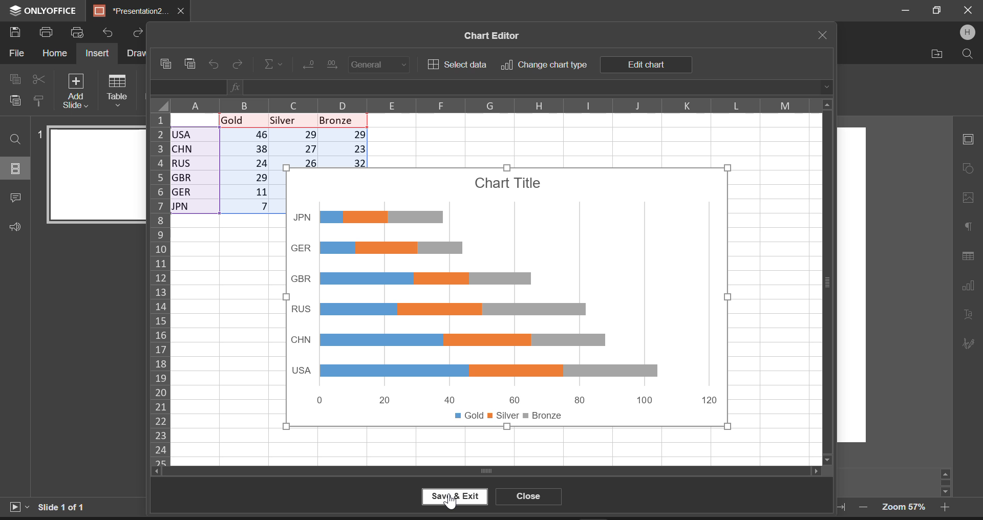  Describe the element at coordinates (190, 63) in the screenshot. I see `Paste` at that location.